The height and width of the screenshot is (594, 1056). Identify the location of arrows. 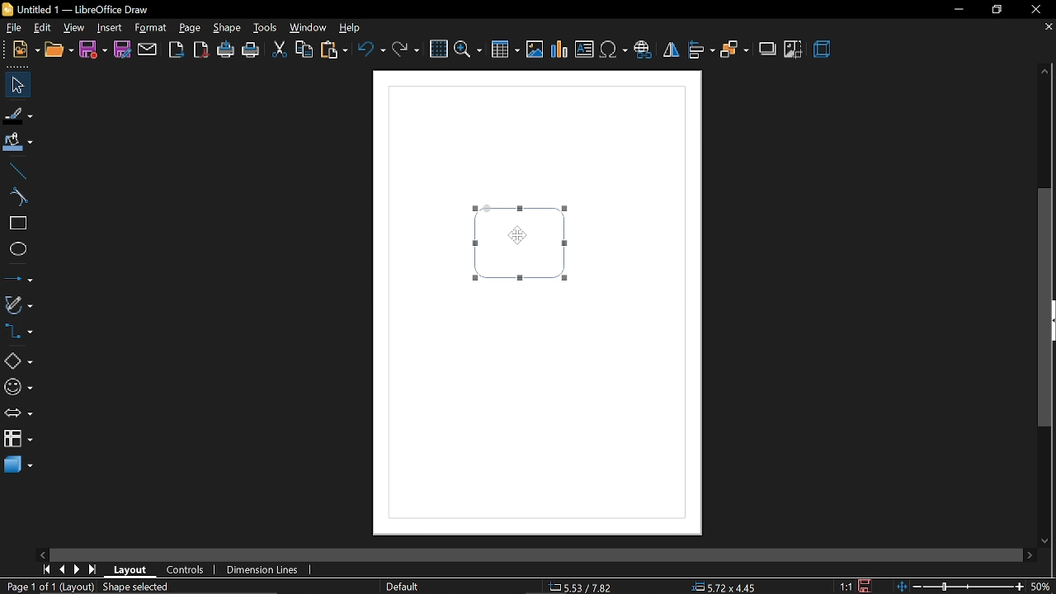
(17, 414).